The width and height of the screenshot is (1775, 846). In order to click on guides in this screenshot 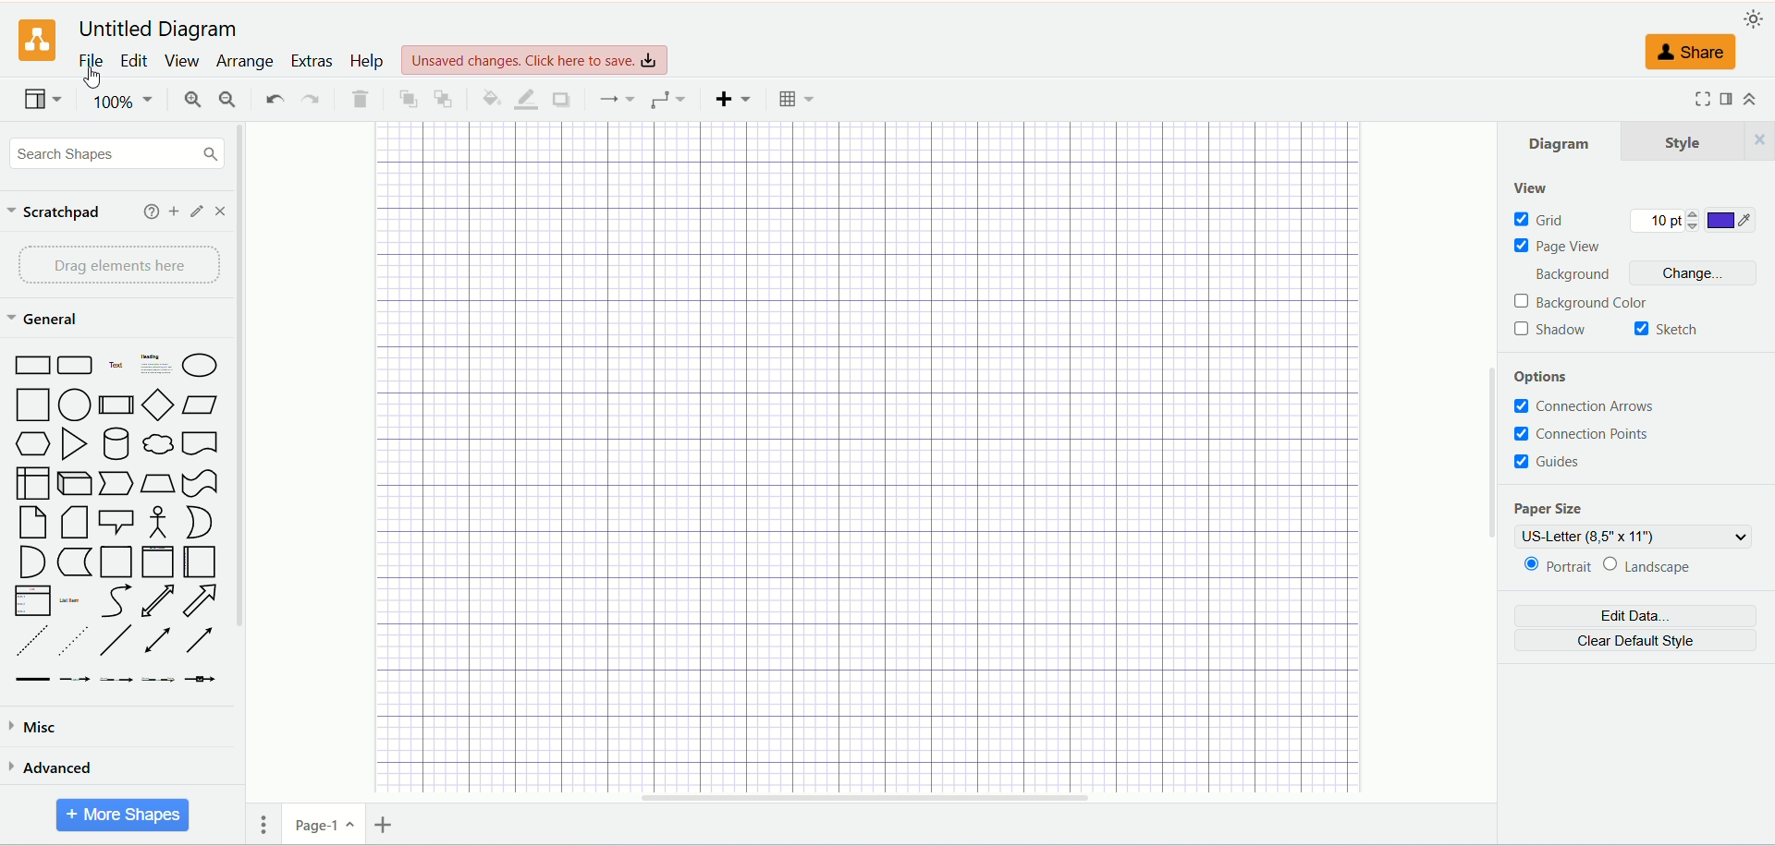, I will do `click(1549, 461)`.